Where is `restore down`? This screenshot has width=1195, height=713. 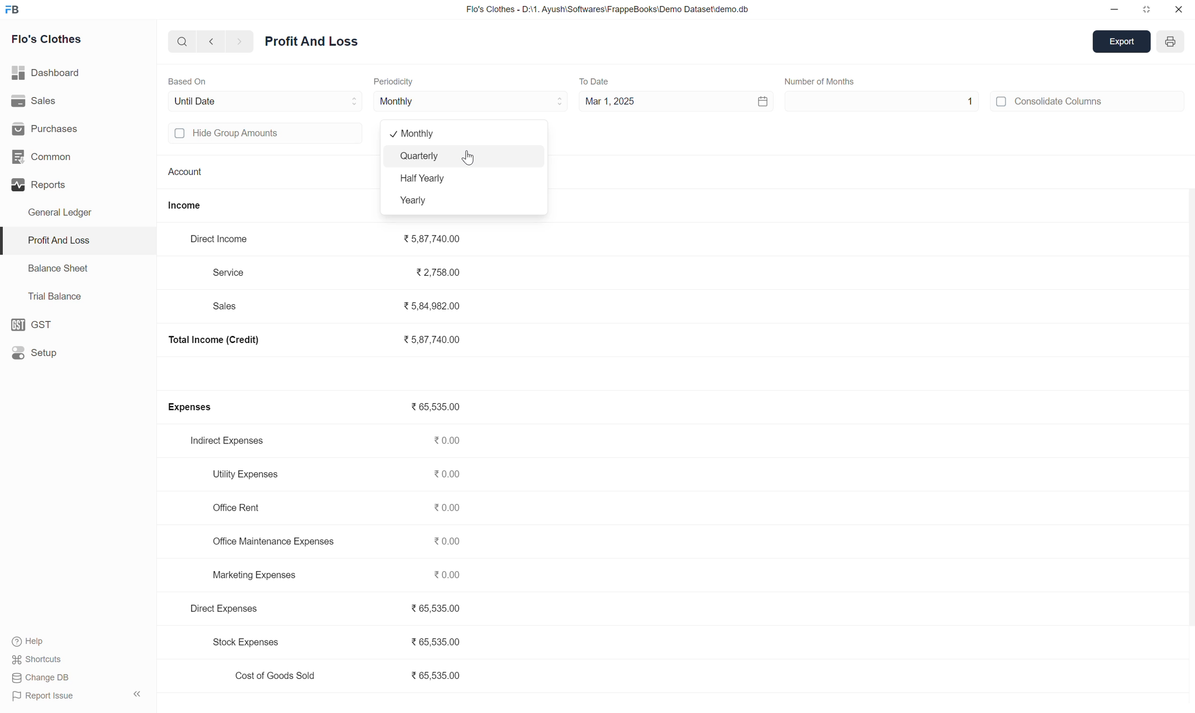
restore down is located at coordinates (1146, 10).